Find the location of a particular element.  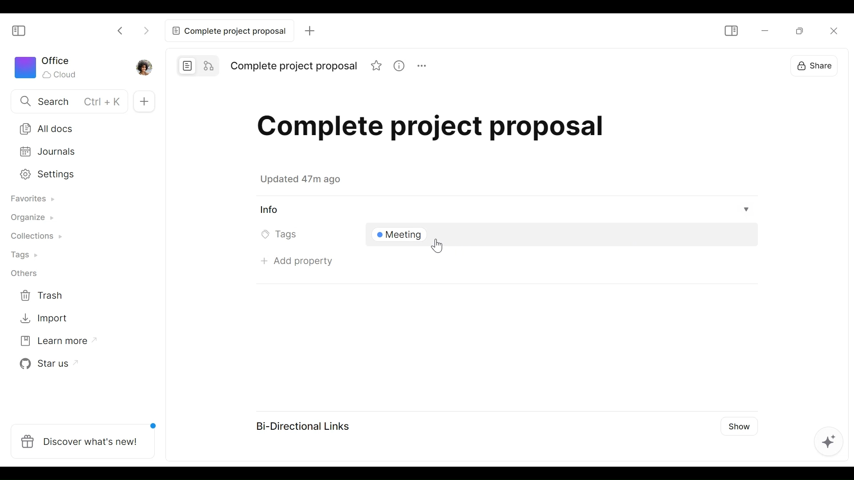

Organize is located at coordinates (34, 219).